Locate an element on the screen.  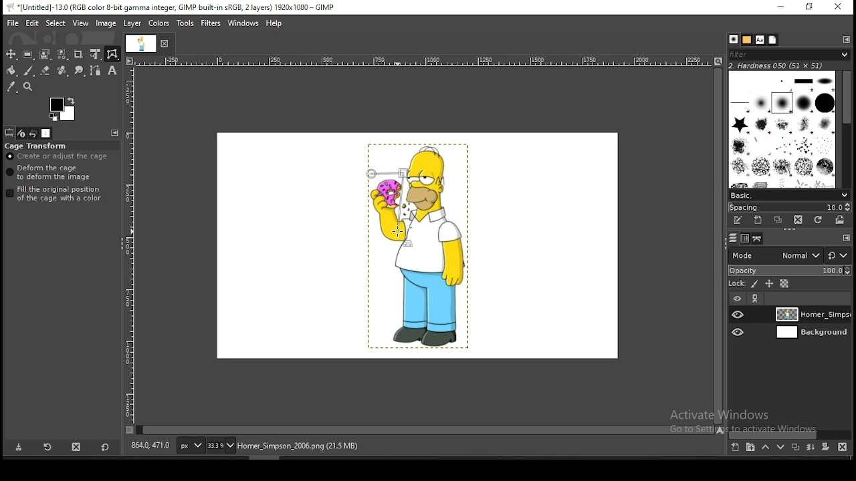
paint bucket tool is located at coordinates (11, 70).